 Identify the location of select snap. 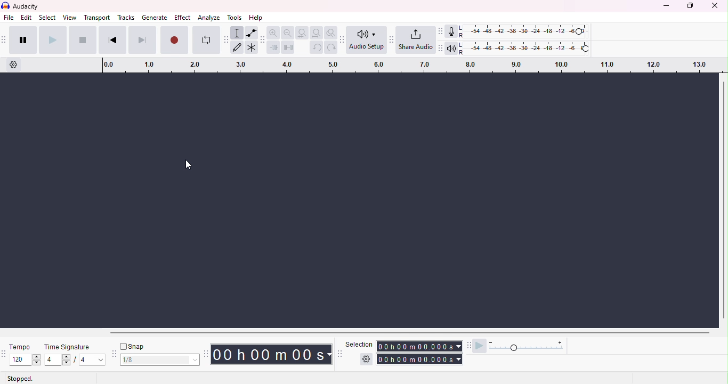
(161, 360).